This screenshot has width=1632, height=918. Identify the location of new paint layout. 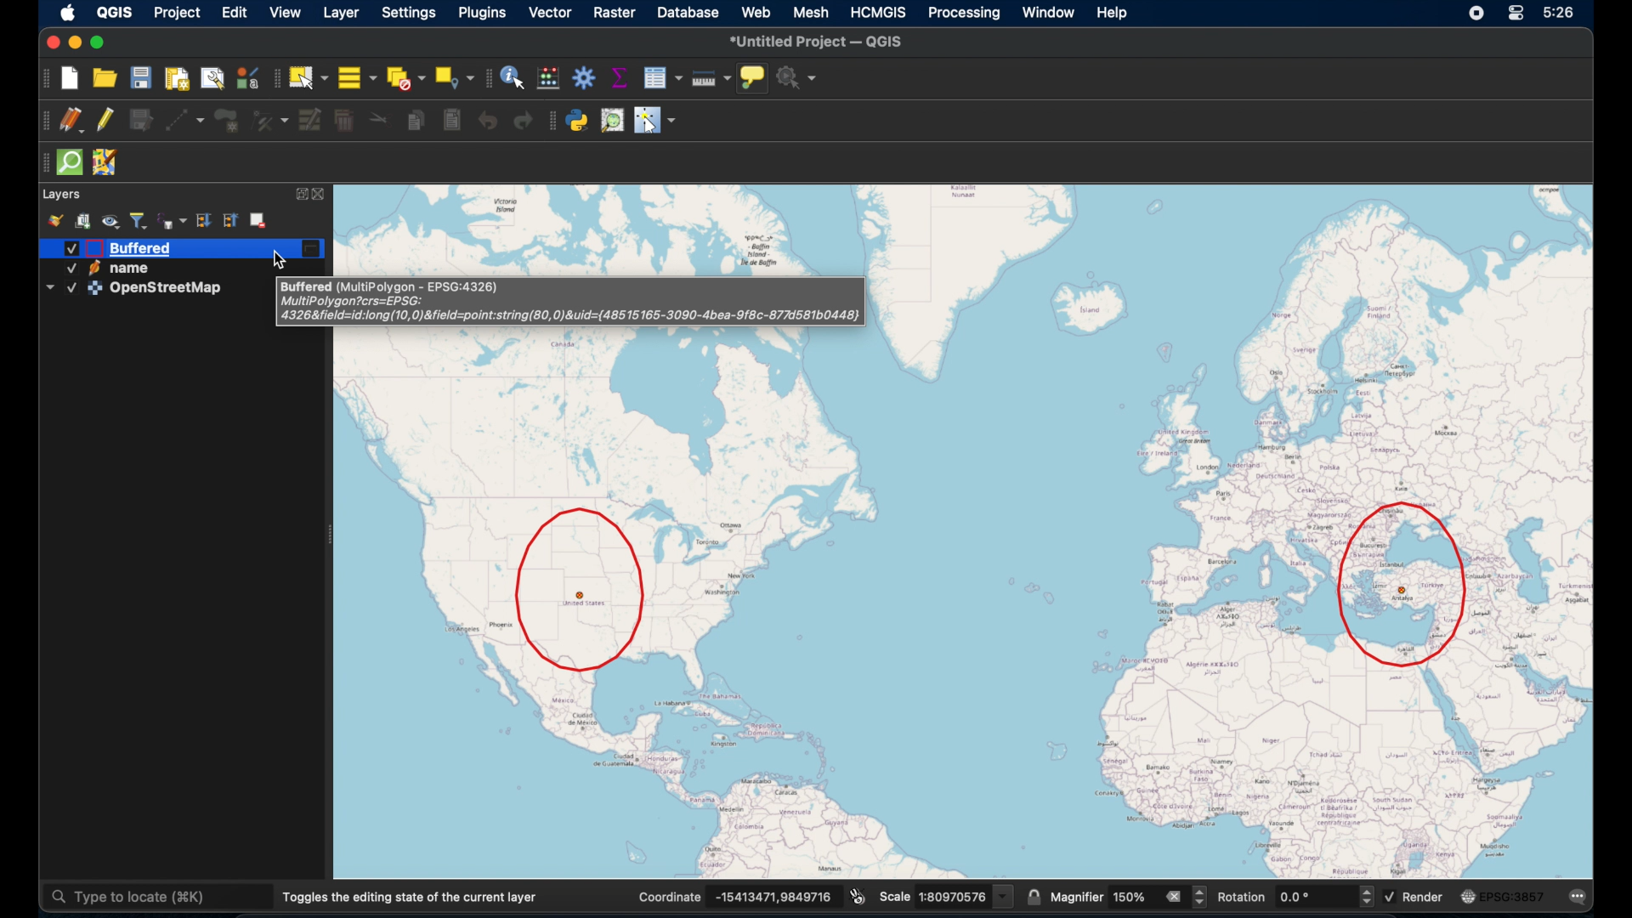
(177, 79).